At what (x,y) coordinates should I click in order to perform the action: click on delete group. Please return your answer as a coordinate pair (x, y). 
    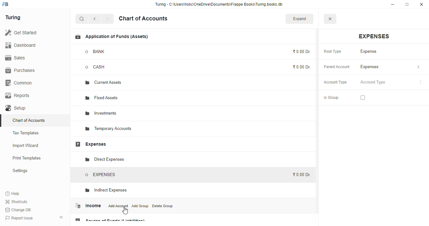
    Looking at the image, I should click on (163, 206).